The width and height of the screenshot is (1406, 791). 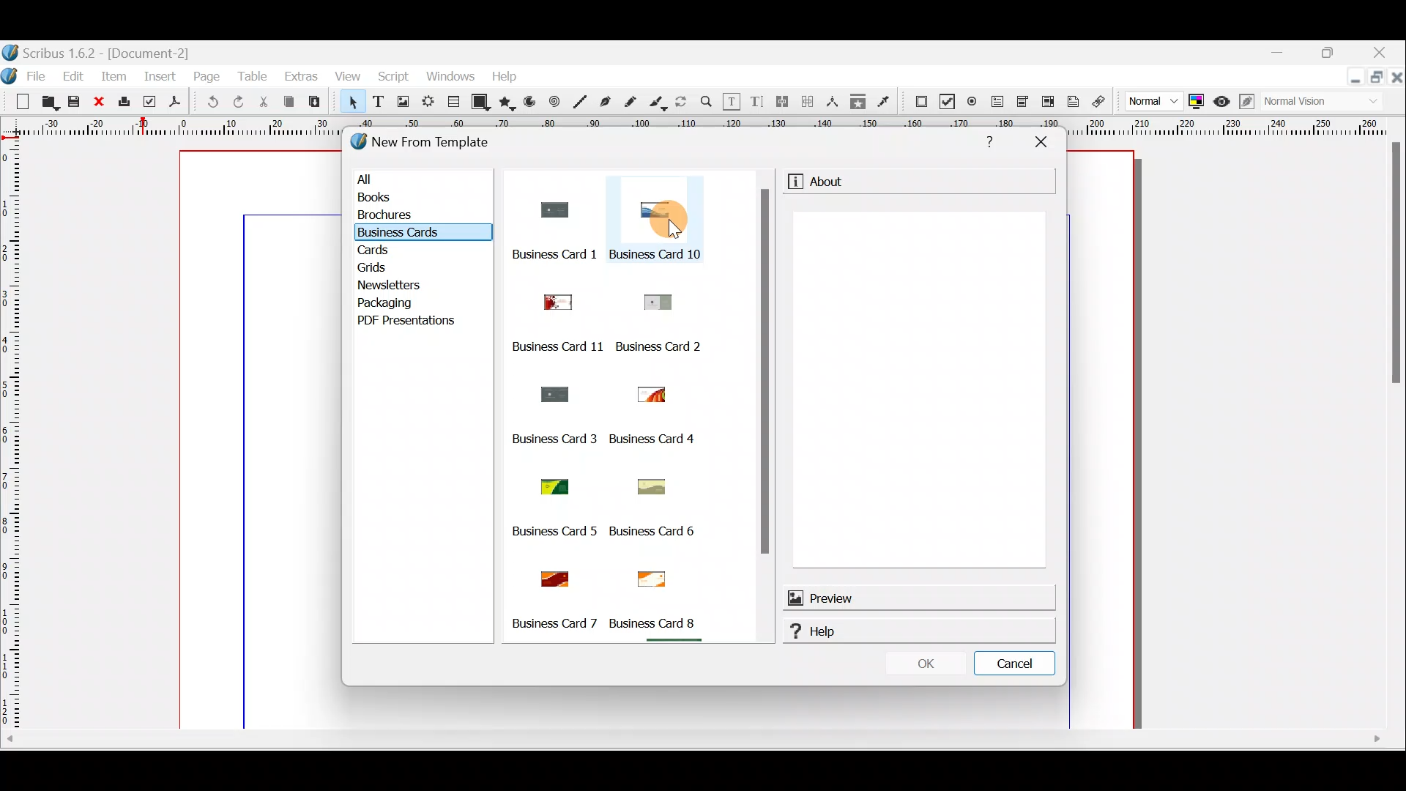 I want to click on Preview mode, so click(x=1222, y=103).